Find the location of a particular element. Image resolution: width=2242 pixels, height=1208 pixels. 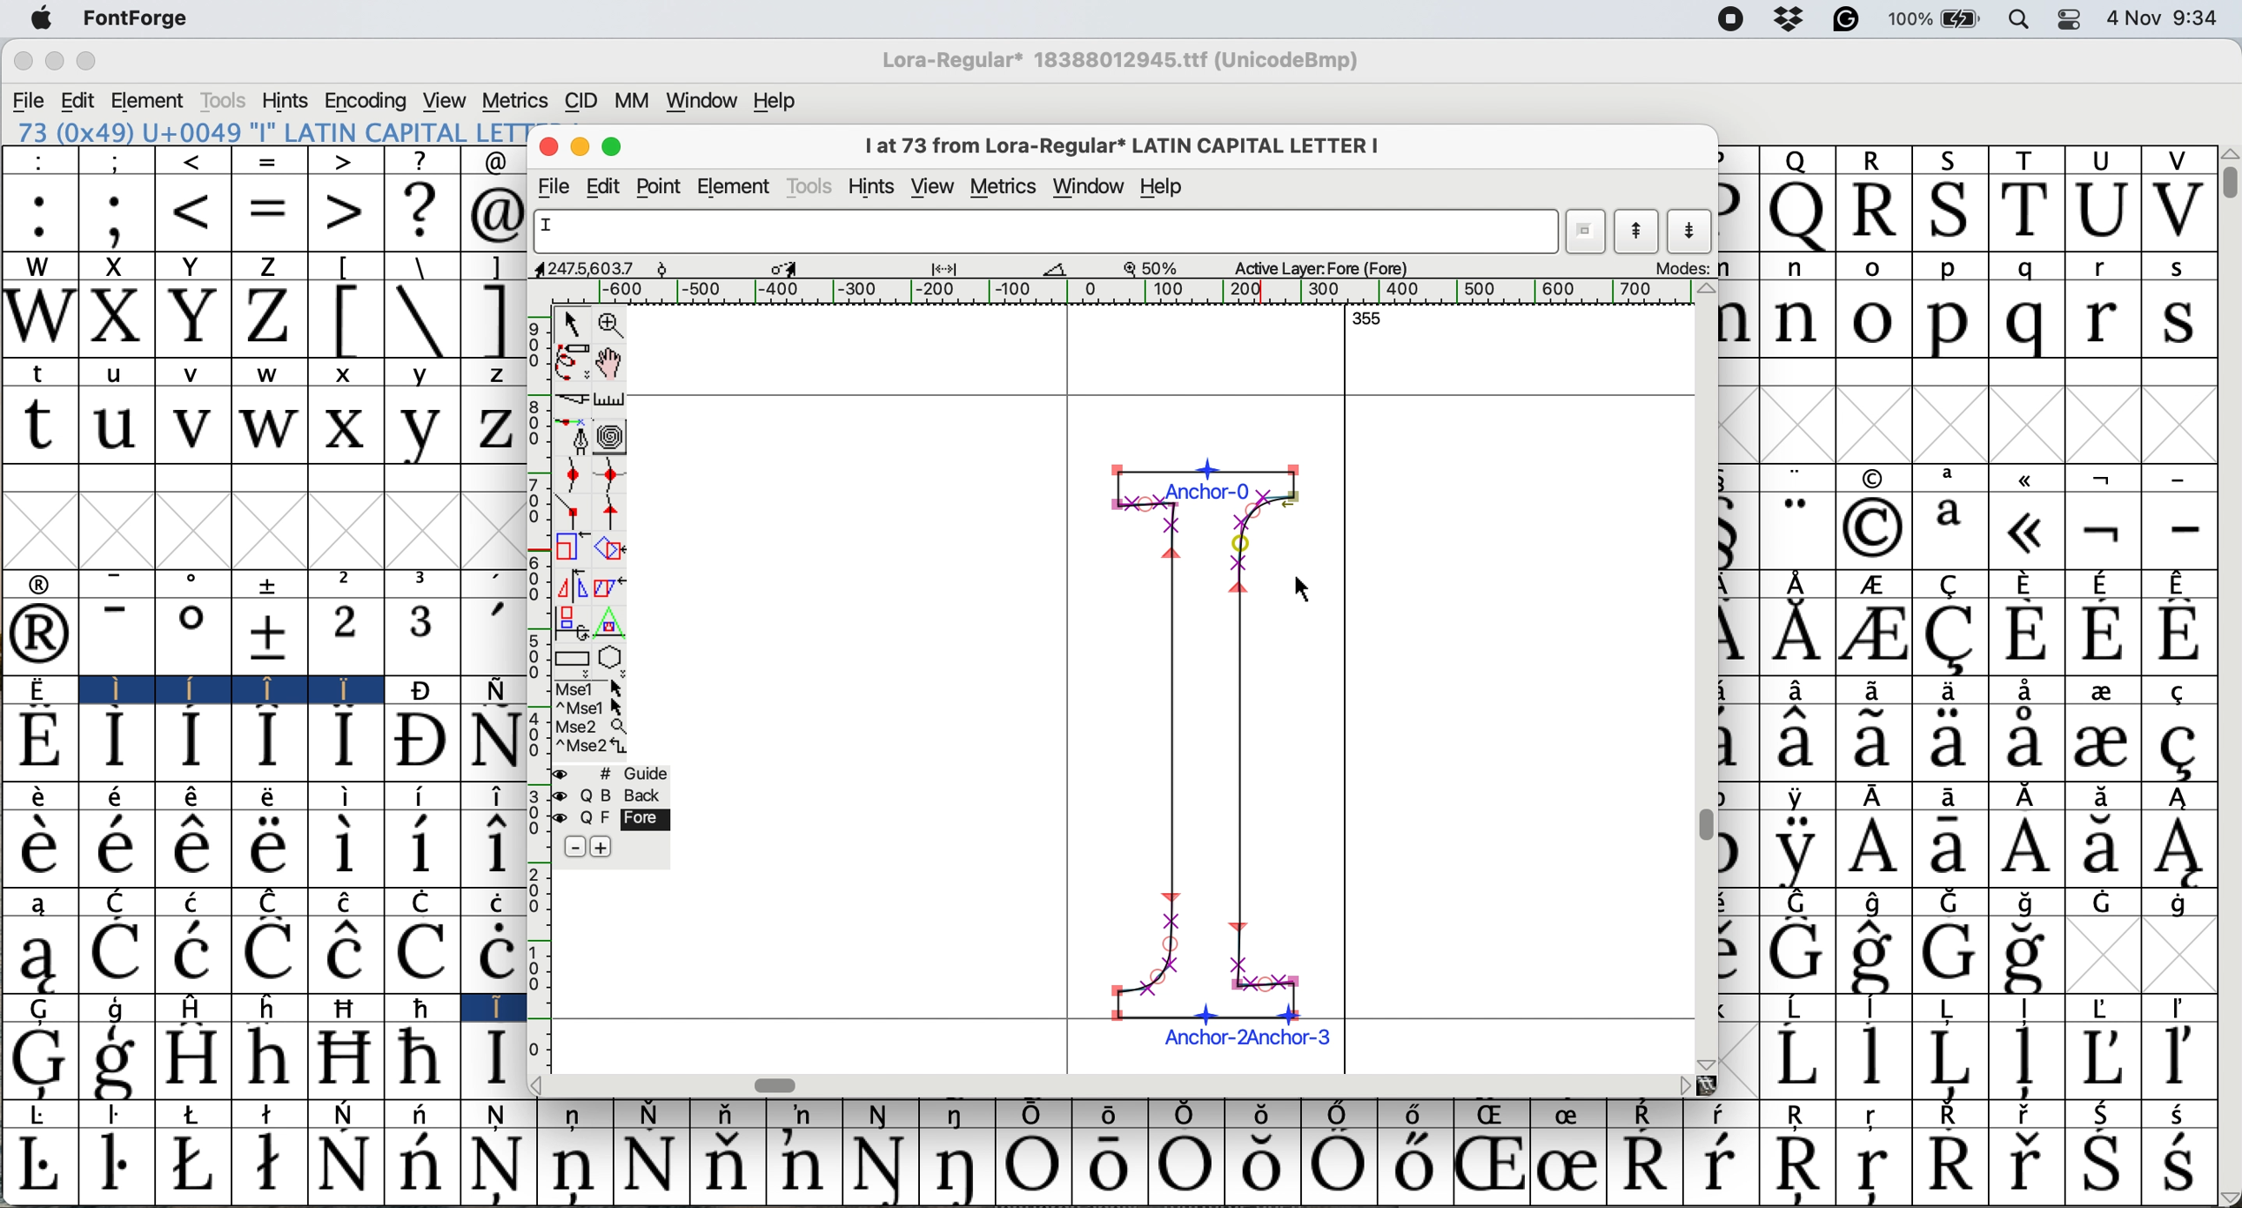

Symbol is located at coordinates (344, 1058).